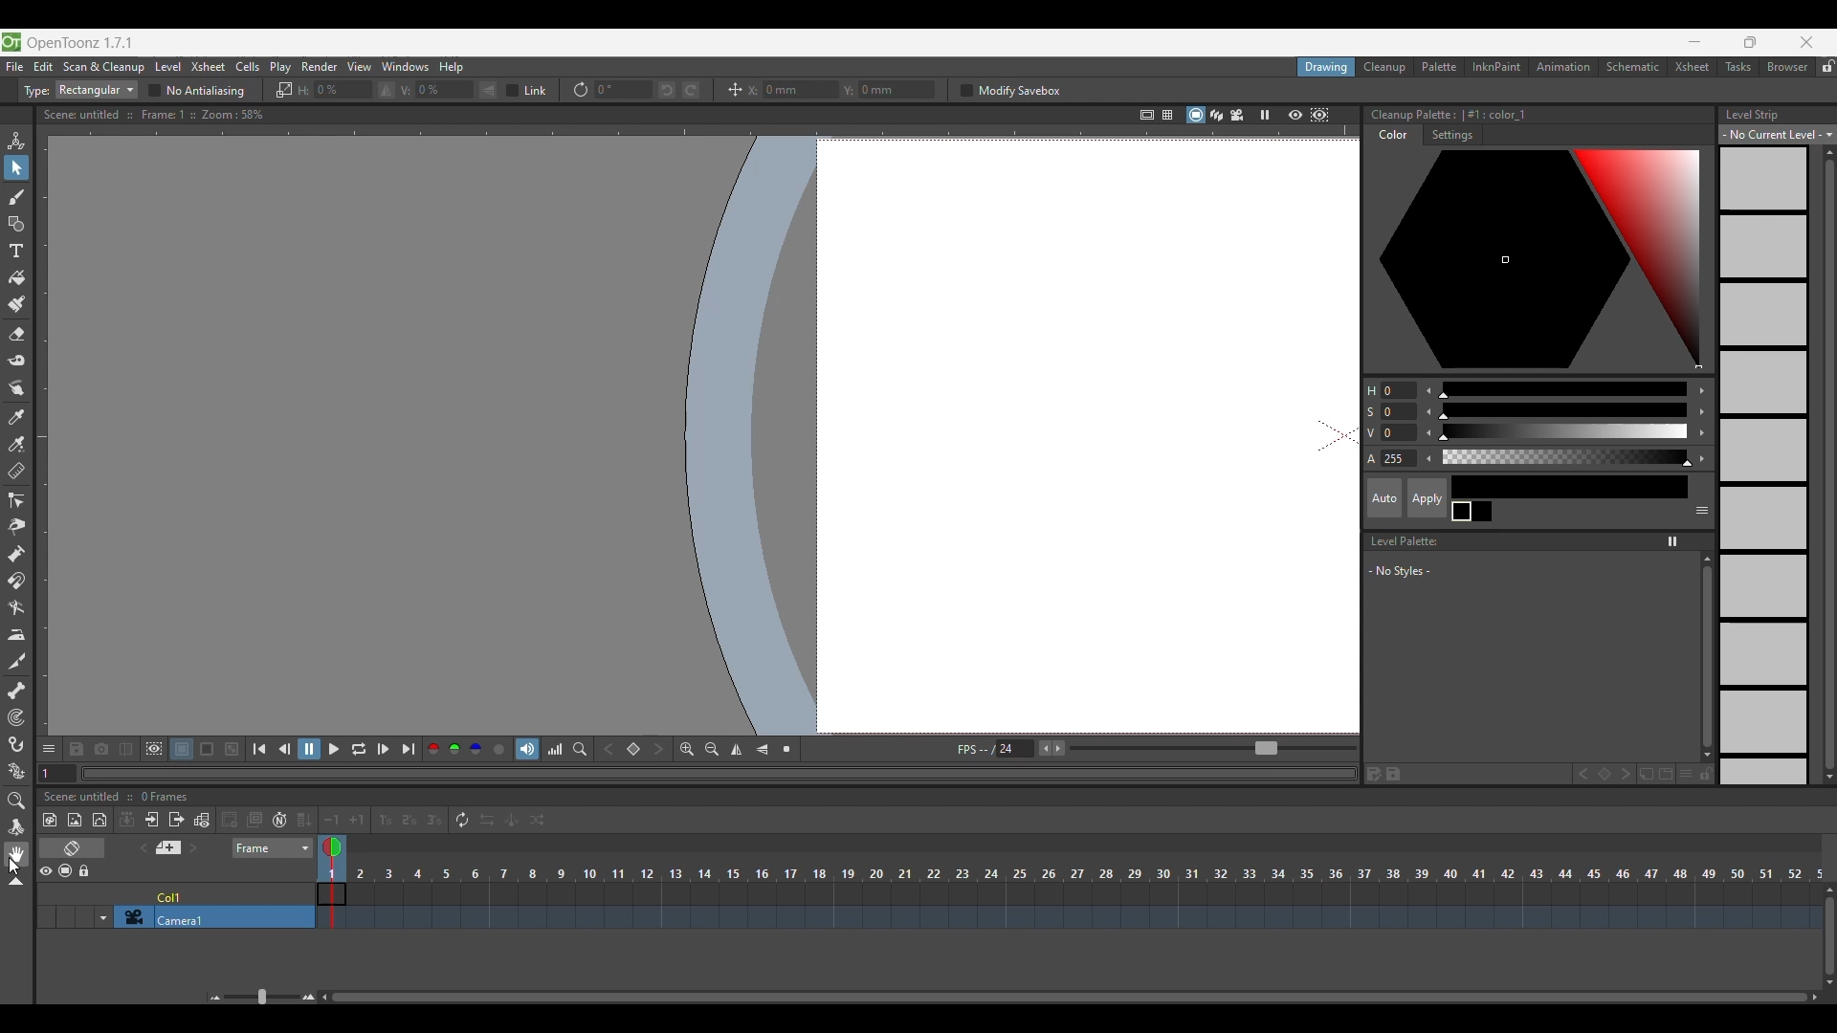  Describe the element at coordinates (176, 820) in the screenshot. I see `Close sub Xsheet` at that location.